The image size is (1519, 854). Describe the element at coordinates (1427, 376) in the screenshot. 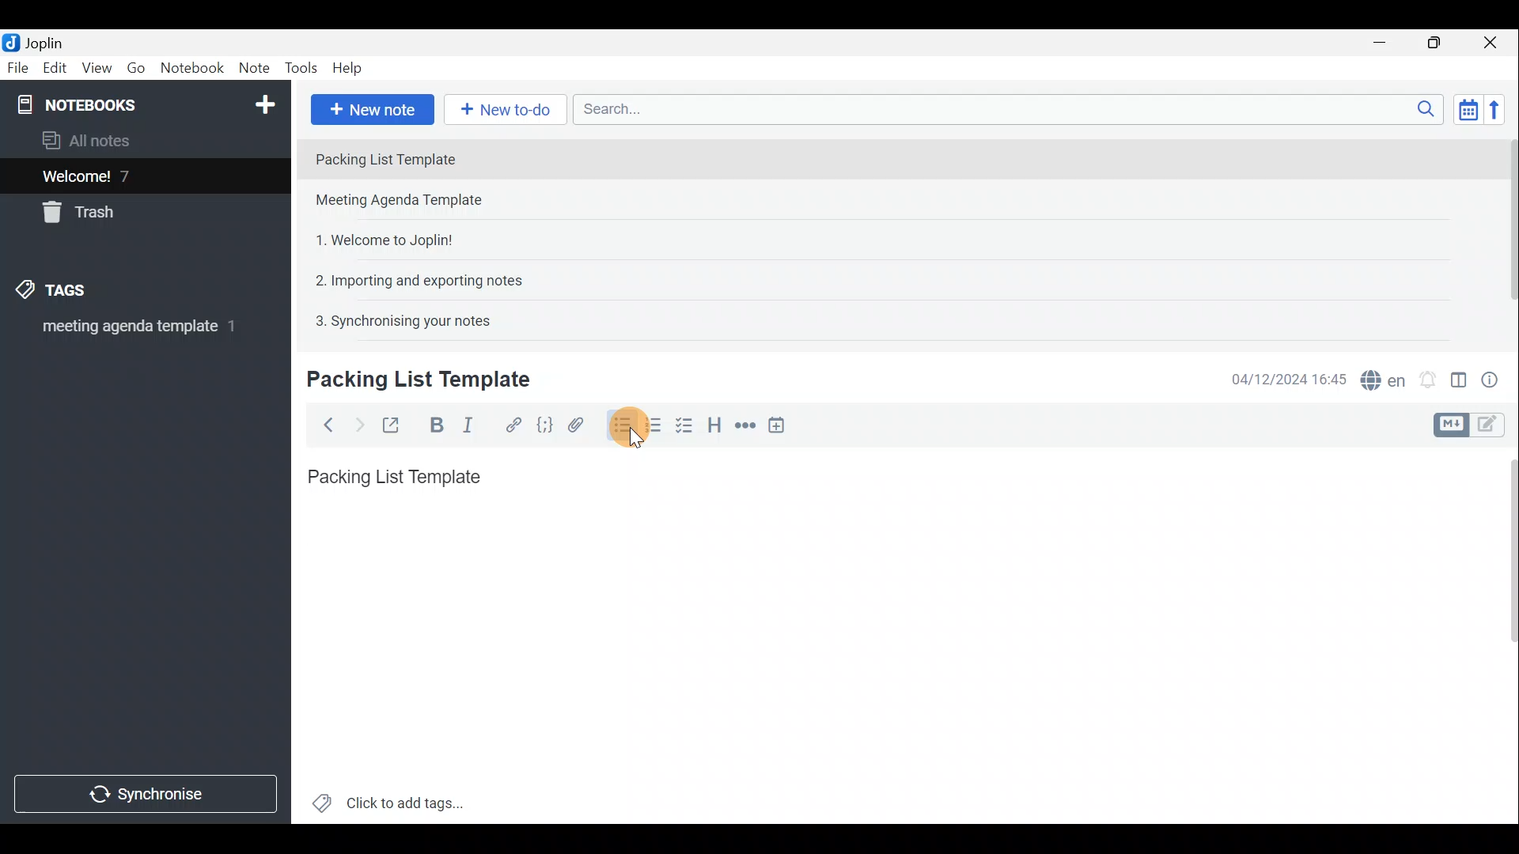

I see `Set alarm` at that location.